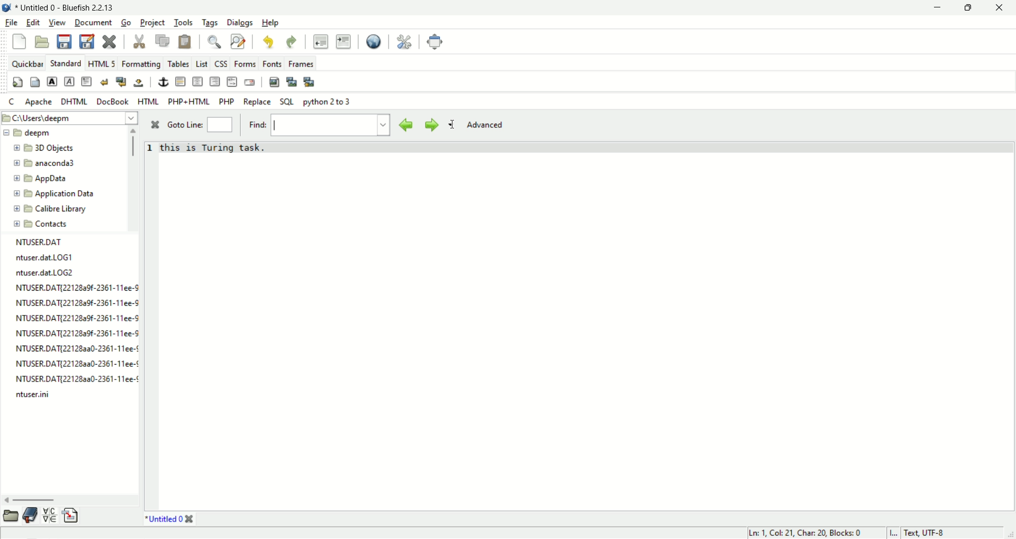  What do you see at coordinates (139, 83) in the screenshot?
I see `non breaking space` at bounding box center [139, 83].